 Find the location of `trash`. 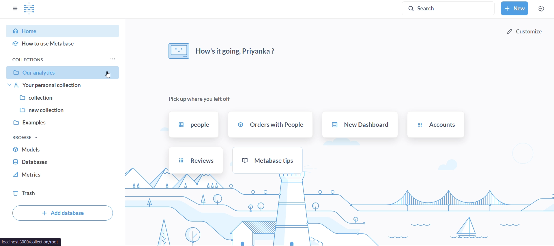

trash is located at coordinates (55, 194).